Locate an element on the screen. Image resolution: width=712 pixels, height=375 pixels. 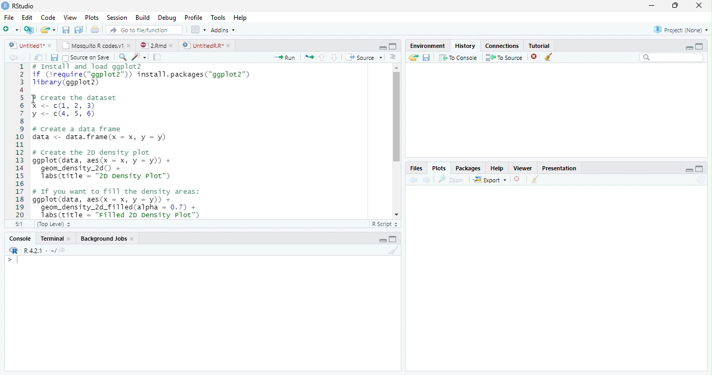
Build is located at coordinates (142, 17).